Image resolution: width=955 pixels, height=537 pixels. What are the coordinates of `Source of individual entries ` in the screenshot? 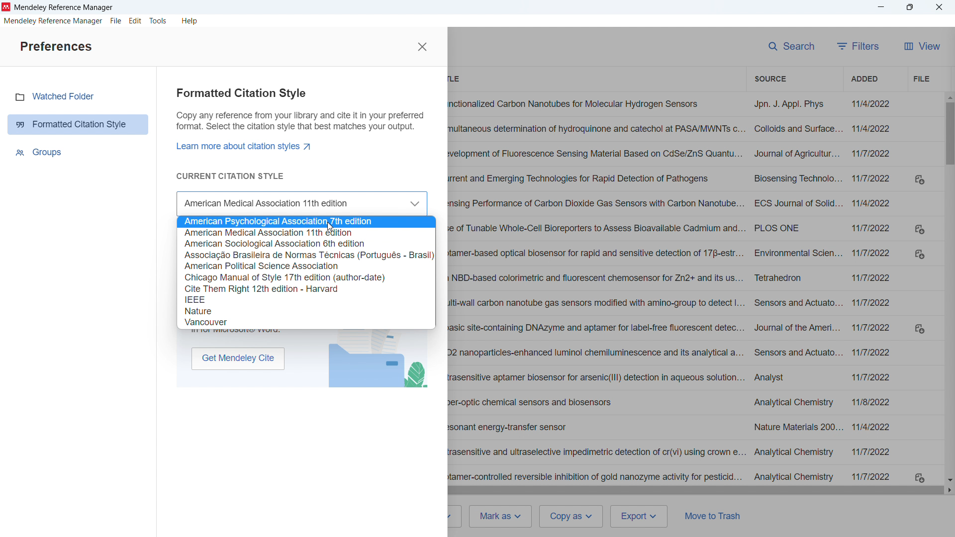 It's located at (796, 290).